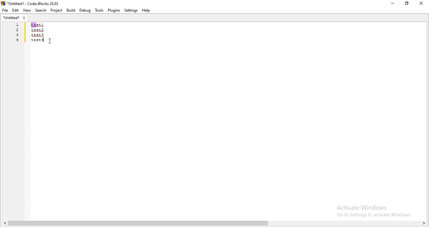 The width and height of the screenshot is (429, 227). I want to click on Help, so click(147, 11).